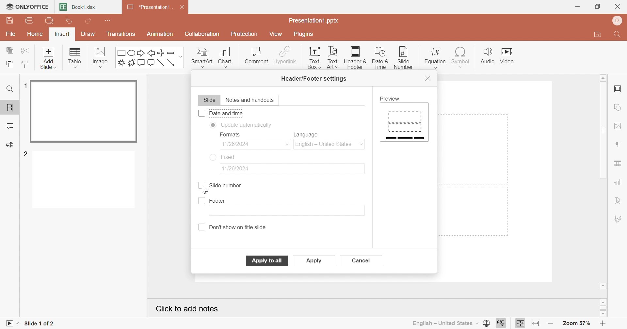  What do you see at coordinates (11, 322) in the screenshot?
I see `Start Slideshow` at bounding box center [11, 322].